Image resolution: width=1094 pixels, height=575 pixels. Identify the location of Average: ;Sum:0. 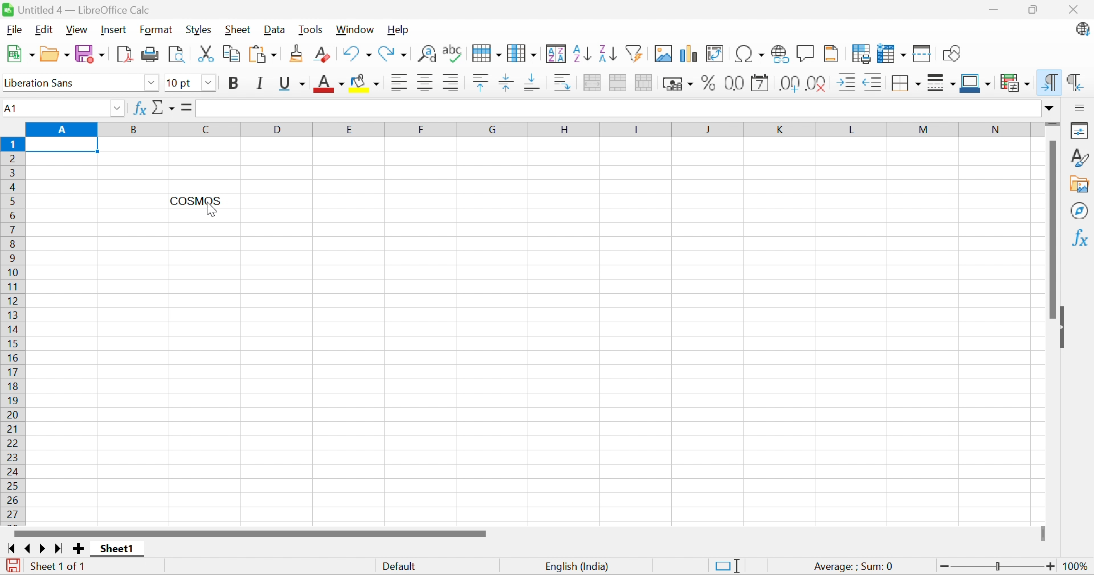
(854, 567).